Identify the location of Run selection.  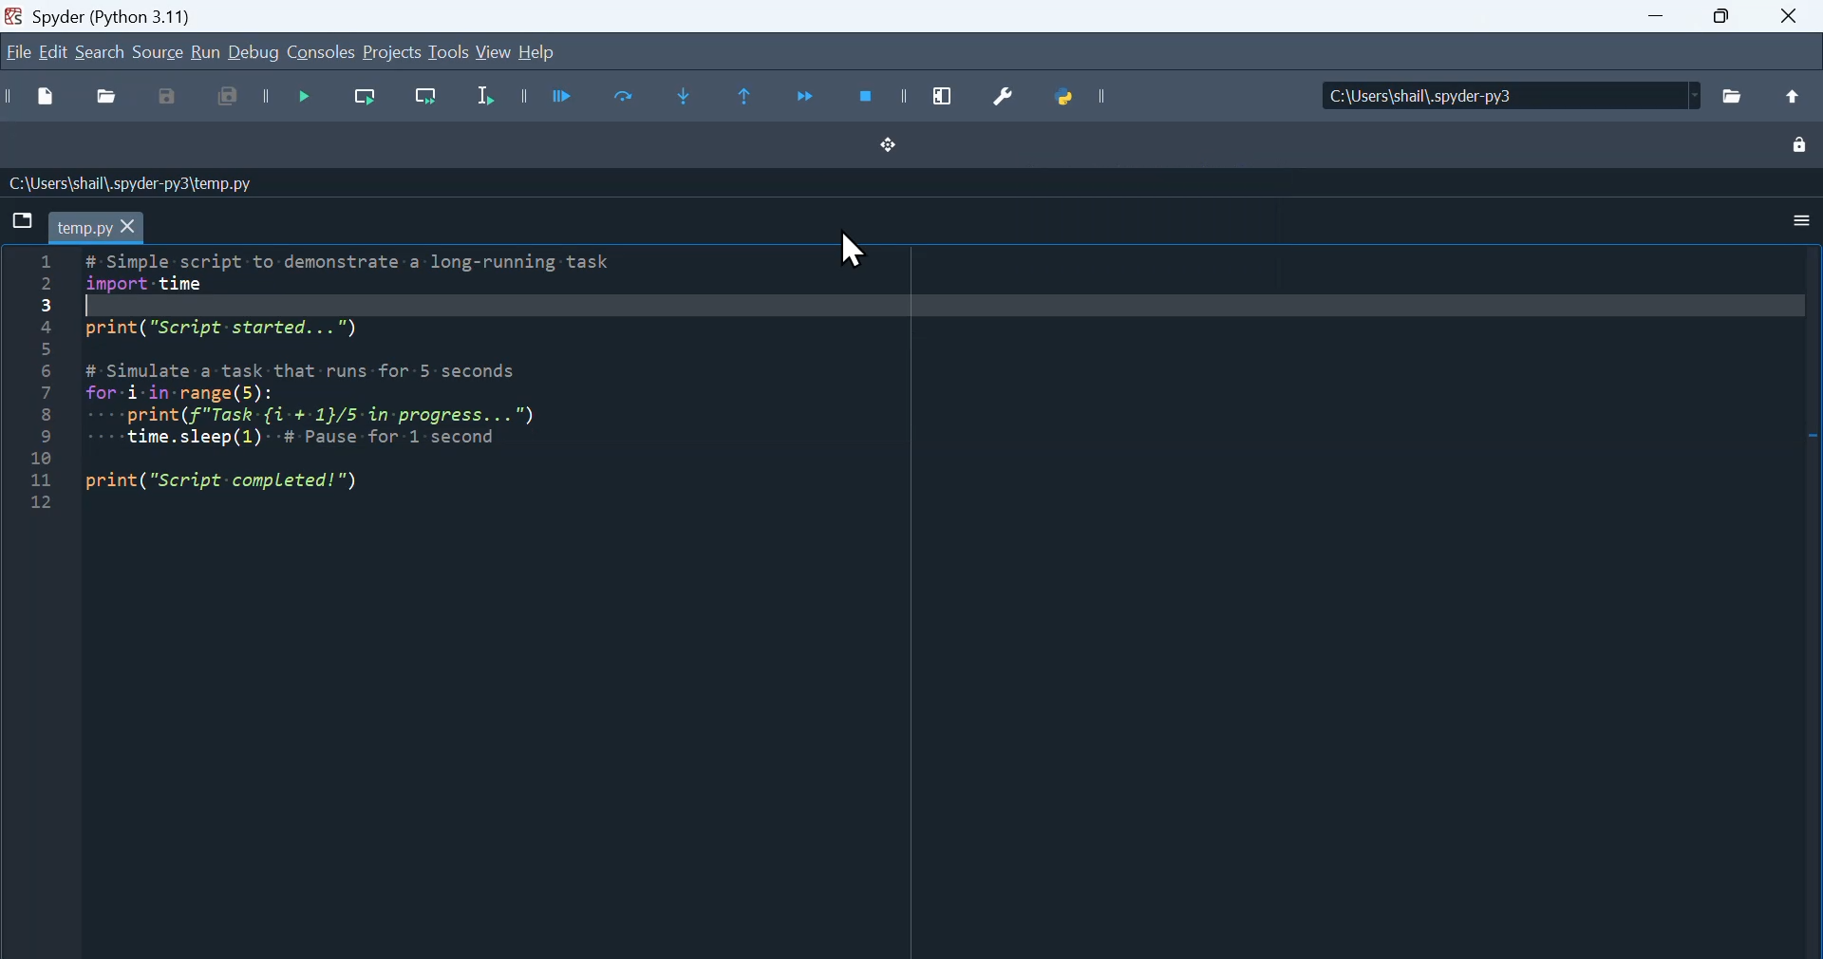
(490, 98).